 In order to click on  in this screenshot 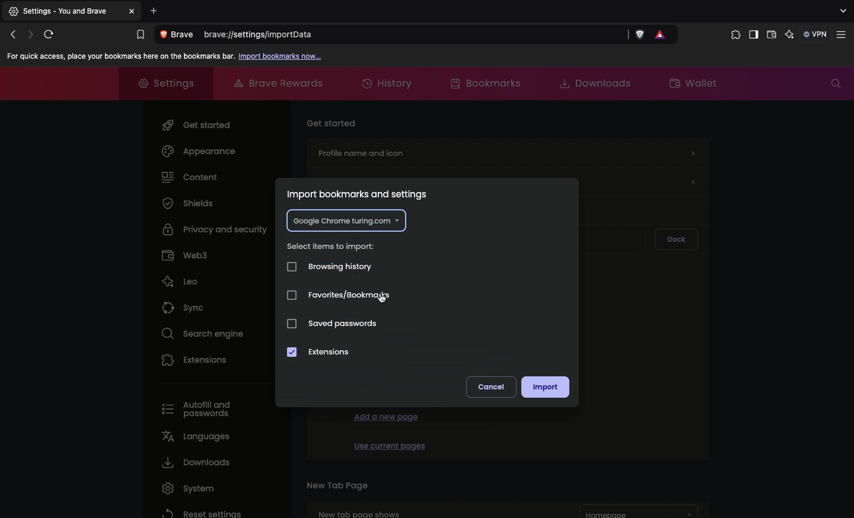, I will do `click(133, 11)`.